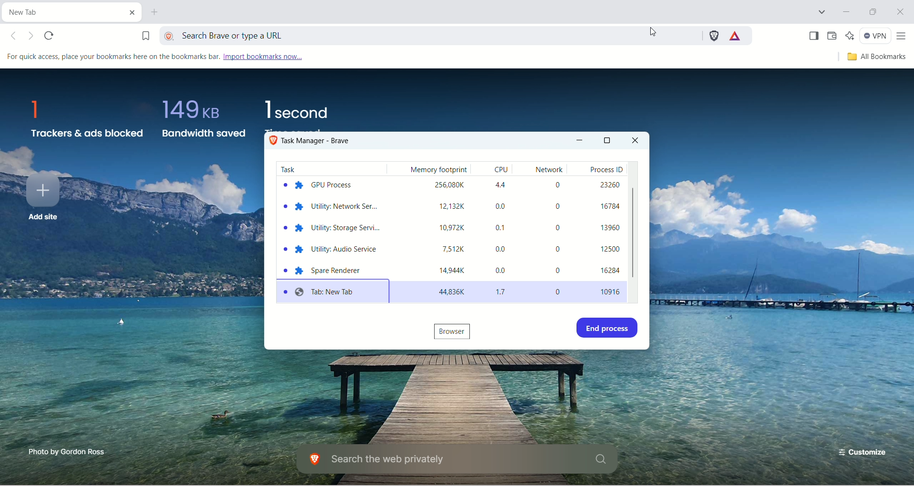 The height and width of the screenshot is (486, 914). Describe the element at coordinates (327, 269) in the screenshot. I see `spare render` at that location.